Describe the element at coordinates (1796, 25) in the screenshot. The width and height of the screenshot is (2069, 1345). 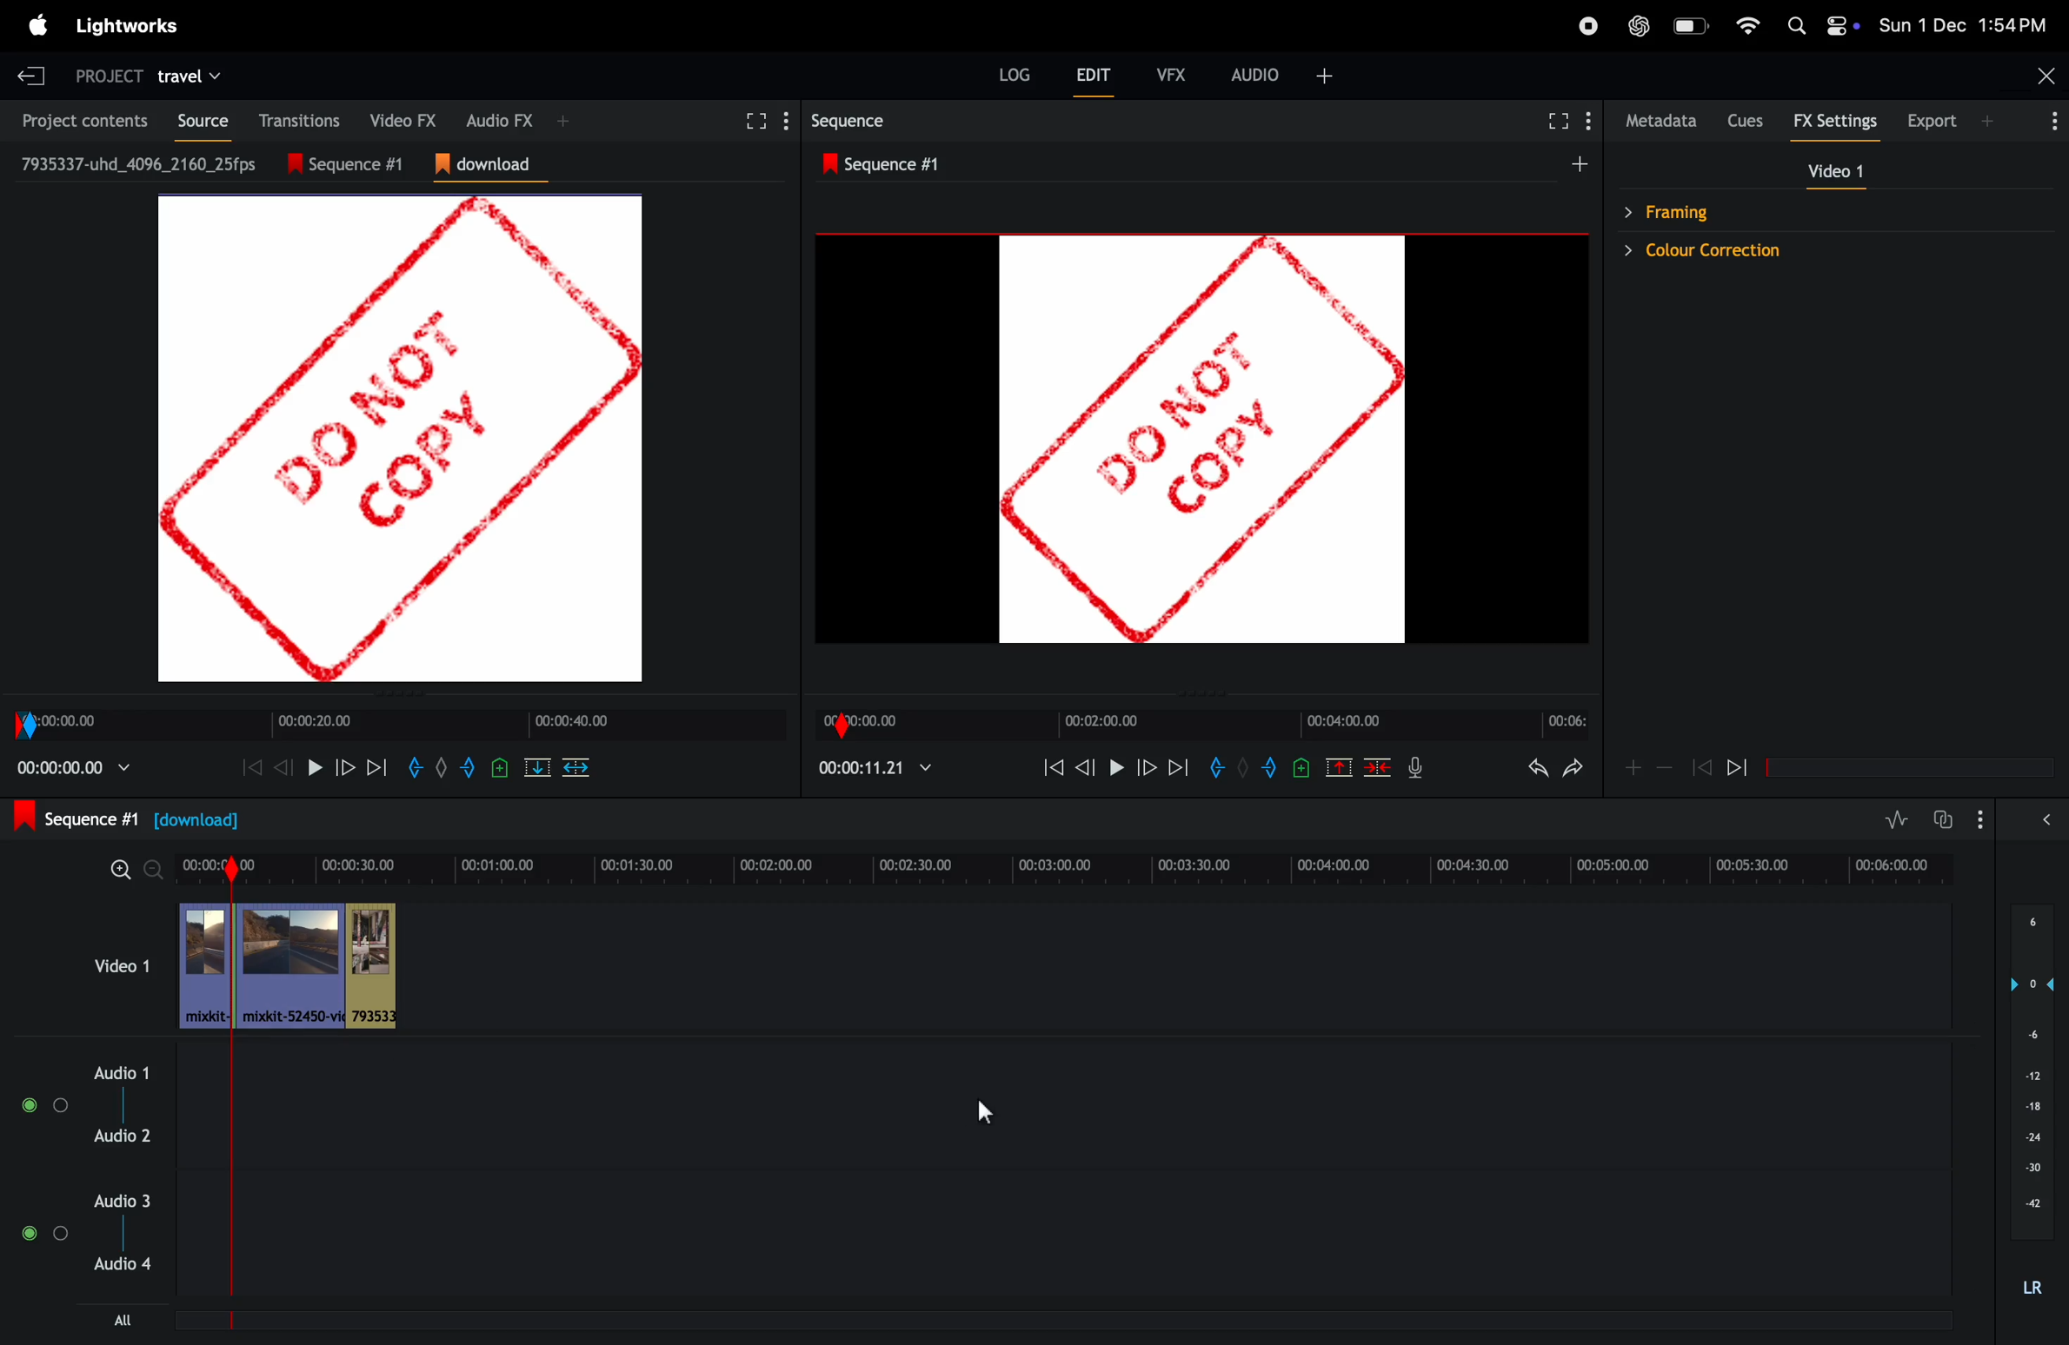
I see `Search` at that location.